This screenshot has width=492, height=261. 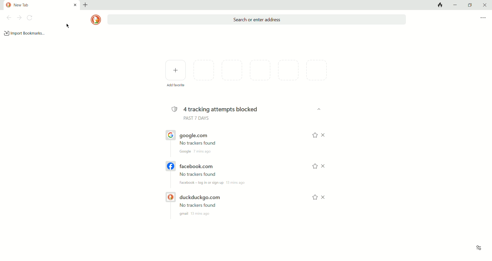 What do you see at coordinates (207, 173) in the screenshot?
I see `FACEBOOK.COM URL` at bounding box center [207, 173].